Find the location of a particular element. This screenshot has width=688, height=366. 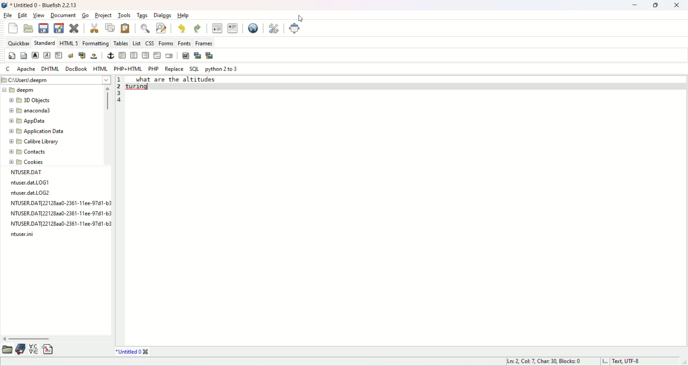

anaconda is located at coordinates (30, 110).